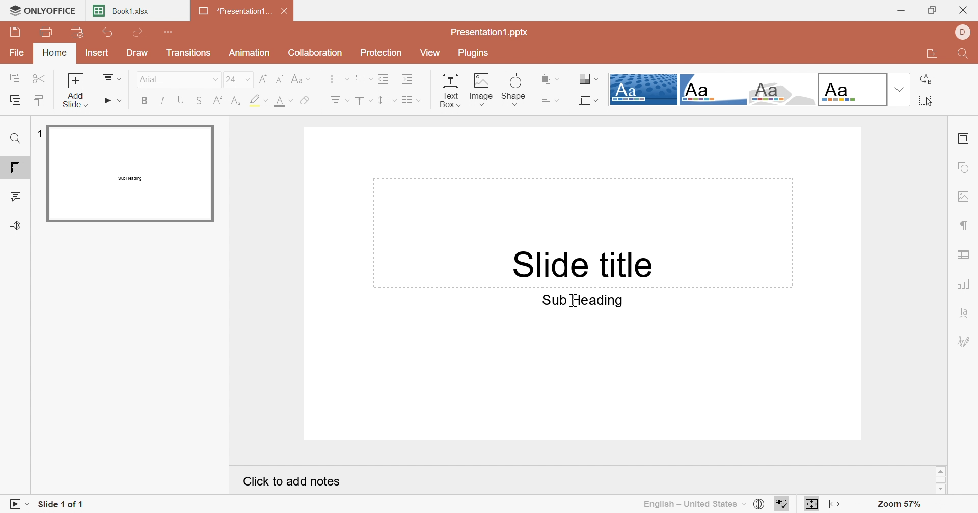 Image resolution: width=978 pixels, height=513 pixels. What do you see at coordinates (258, 100) in the screenshot?
I see `Highlight color` at bounding box center [258, 100].